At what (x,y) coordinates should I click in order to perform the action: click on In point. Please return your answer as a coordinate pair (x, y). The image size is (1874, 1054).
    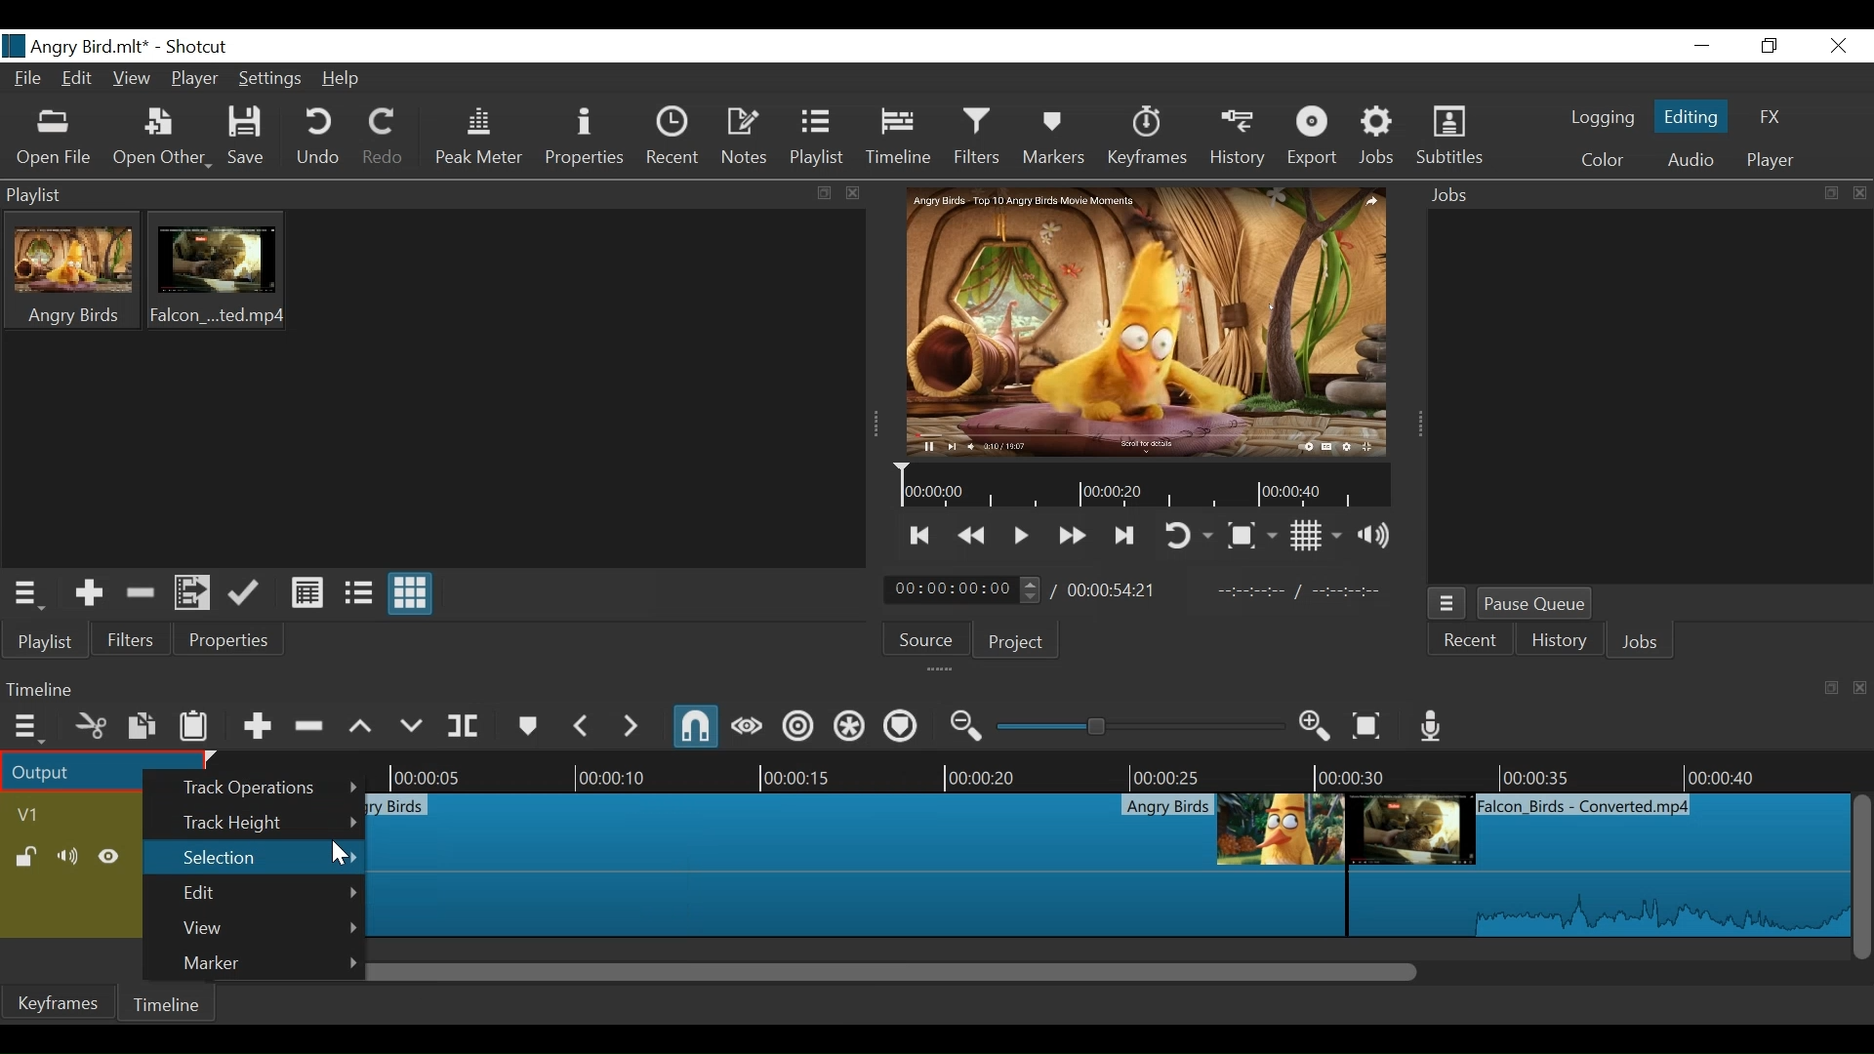
    Looking at the image, I should click on (1308, 593).